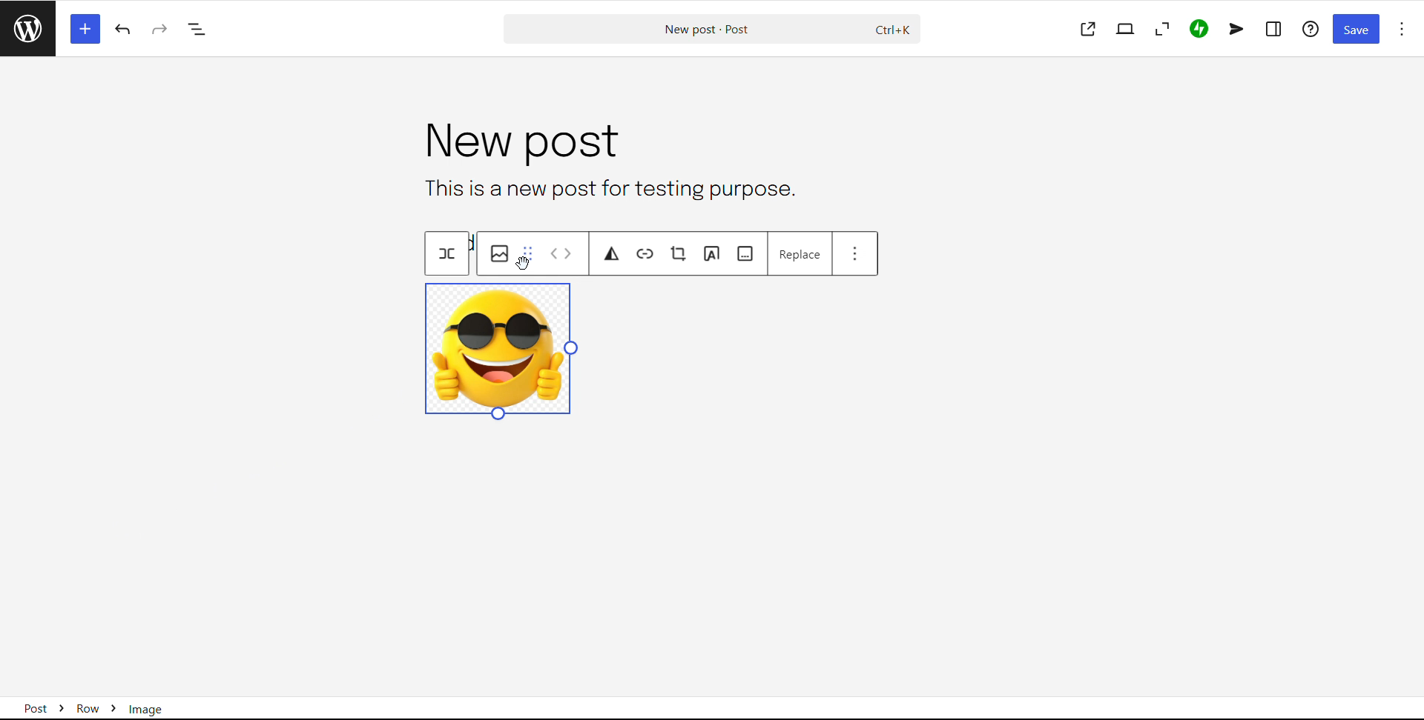  Describe the element at coordinates (1236, 29) in the screenshot. I see `newsletter` at that location.